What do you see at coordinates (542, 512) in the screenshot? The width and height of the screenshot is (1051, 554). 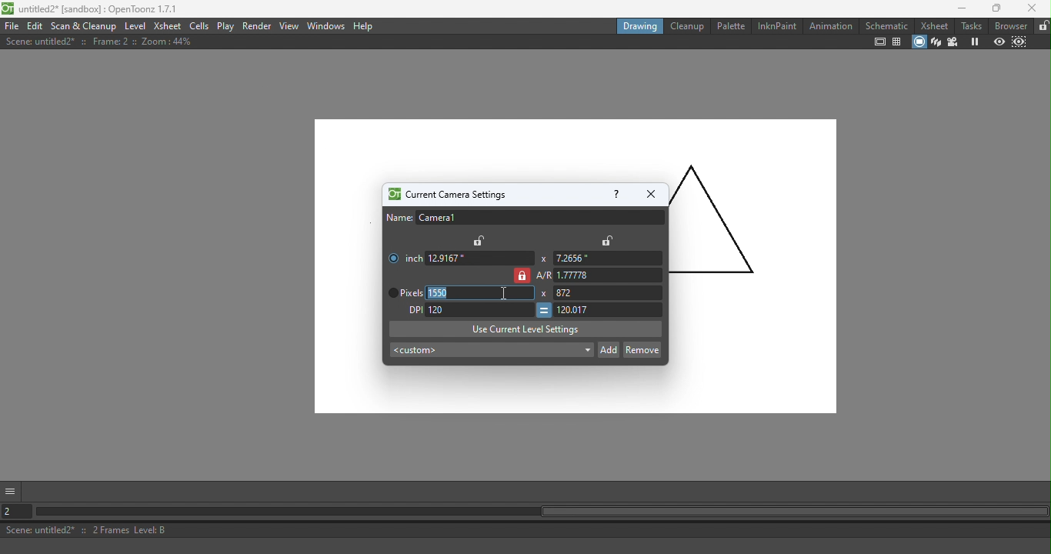 I see `Horizontal scroll bar` at bounding box center [542, 512].